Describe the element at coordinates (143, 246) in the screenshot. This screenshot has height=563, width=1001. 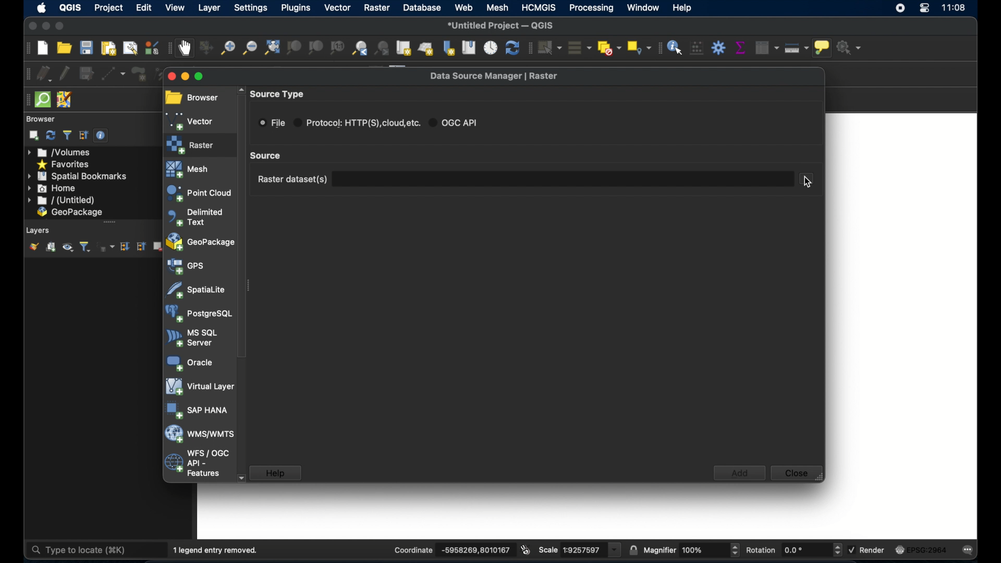
I see `collapse all` at that location.